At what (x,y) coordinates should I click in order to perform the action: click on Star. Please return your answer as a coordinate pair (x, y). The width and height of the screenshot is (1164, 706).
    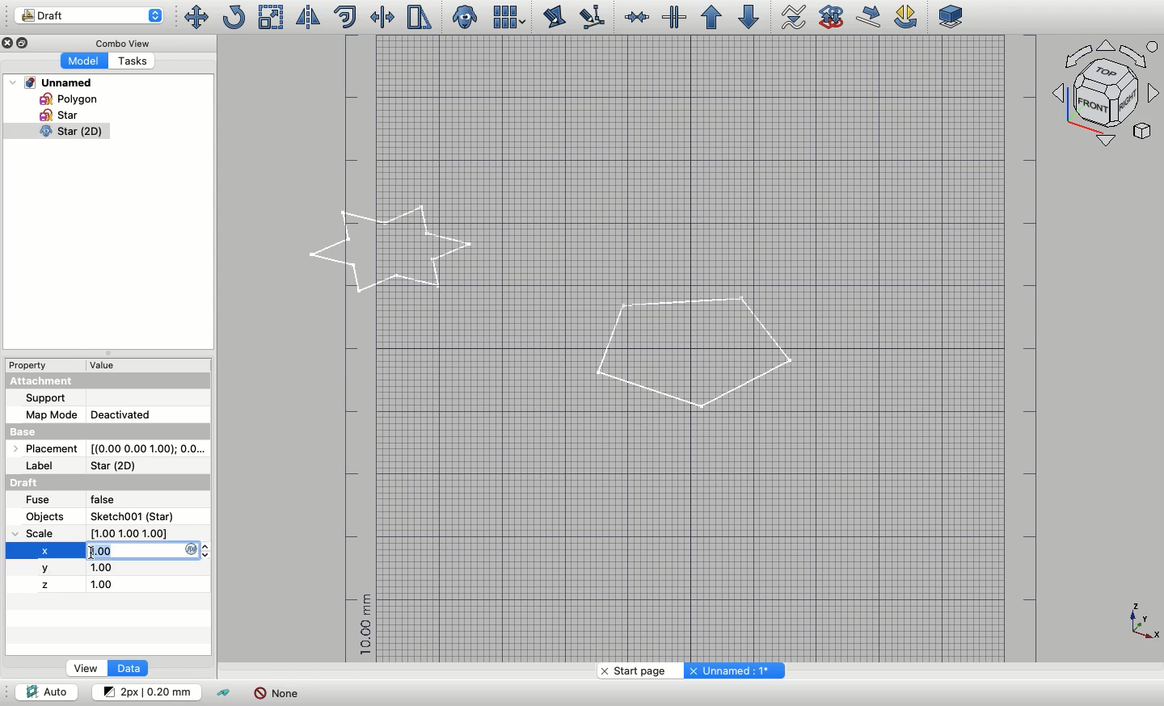
    Looking at the image, I should click on (61, 115).